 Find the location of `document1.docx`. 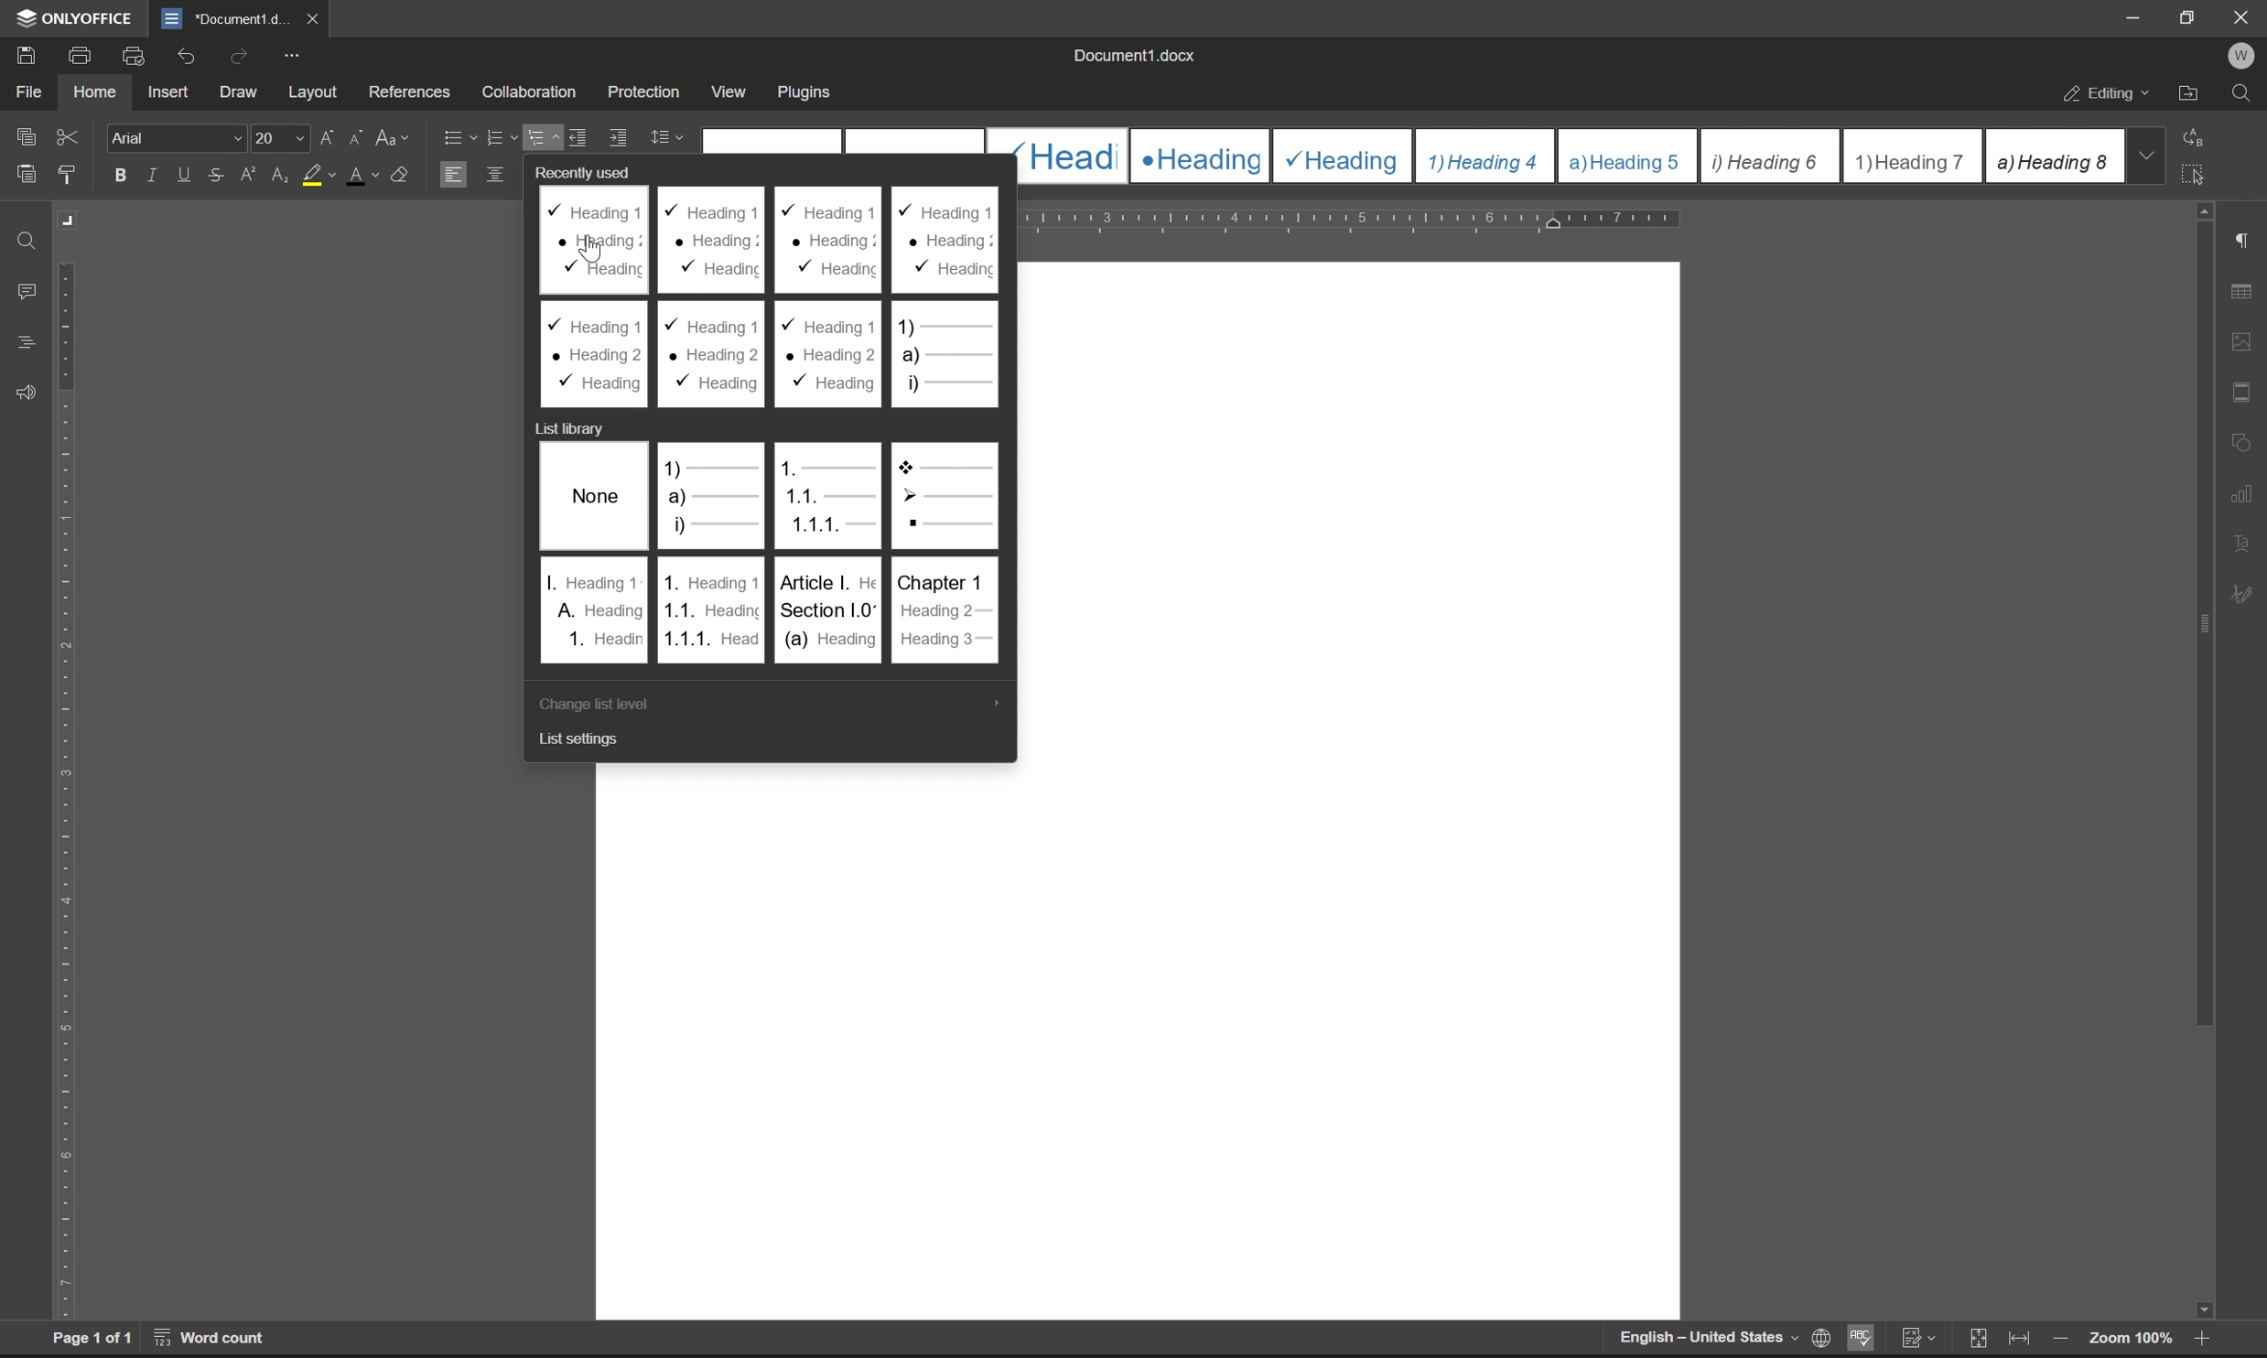

document1.docx is located at coordinates (1132, 55).